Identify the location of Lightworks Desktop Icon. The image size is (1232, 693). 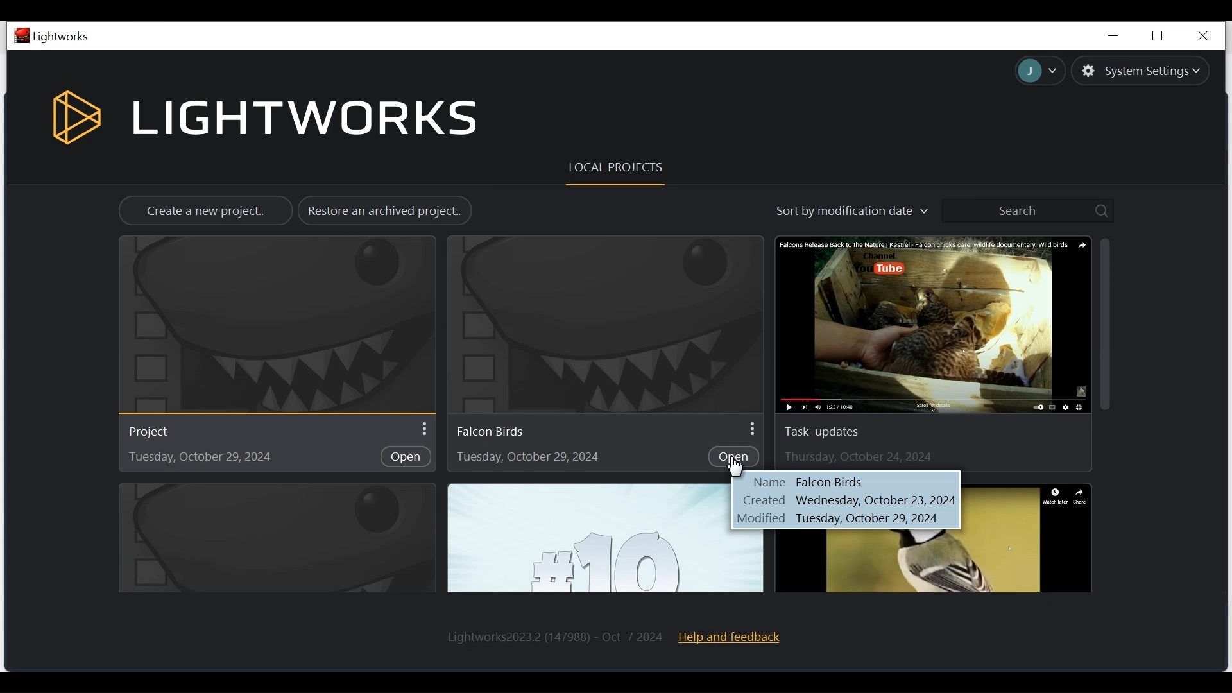
(53, 36).